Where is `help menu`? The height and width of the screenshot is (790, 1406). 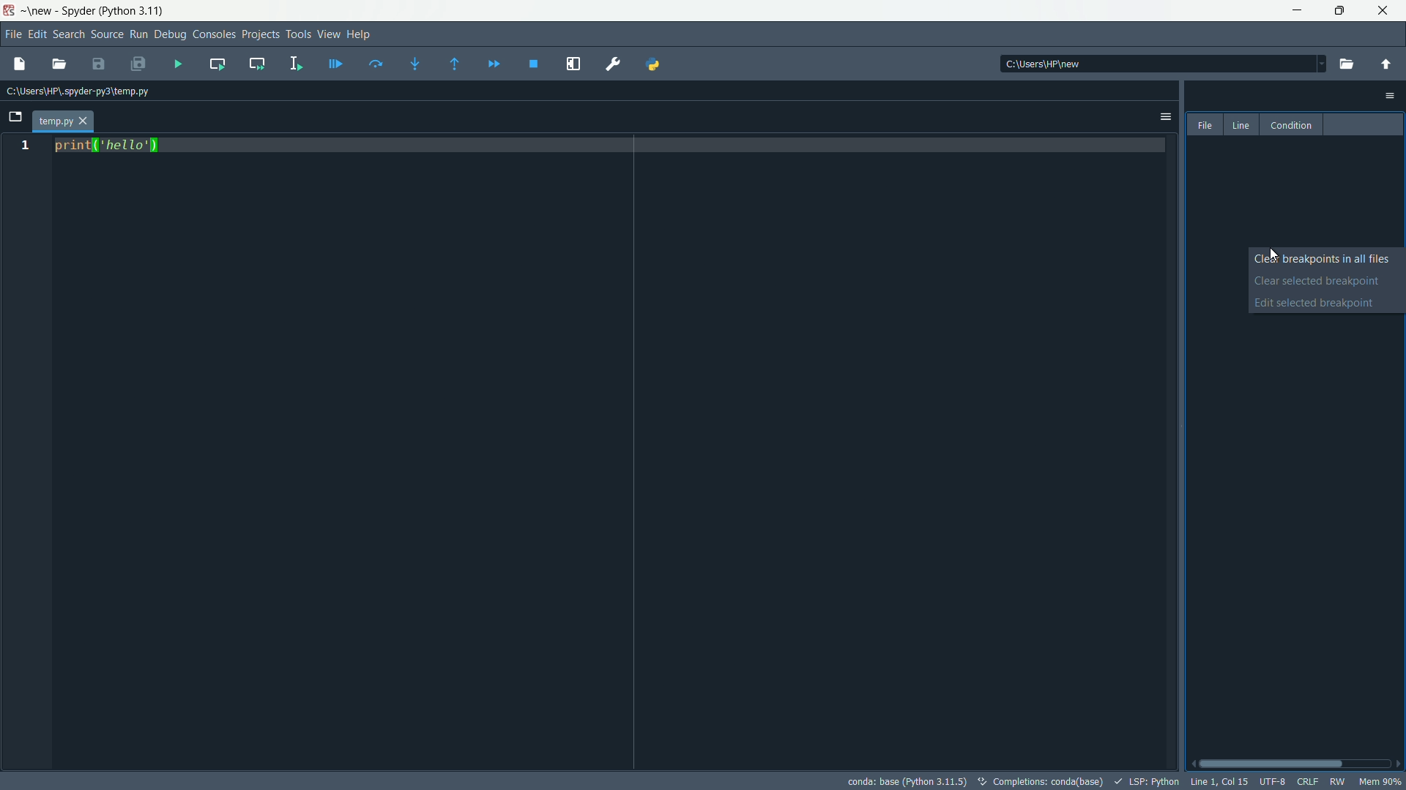 help menu is located at coordinates (361, 35).